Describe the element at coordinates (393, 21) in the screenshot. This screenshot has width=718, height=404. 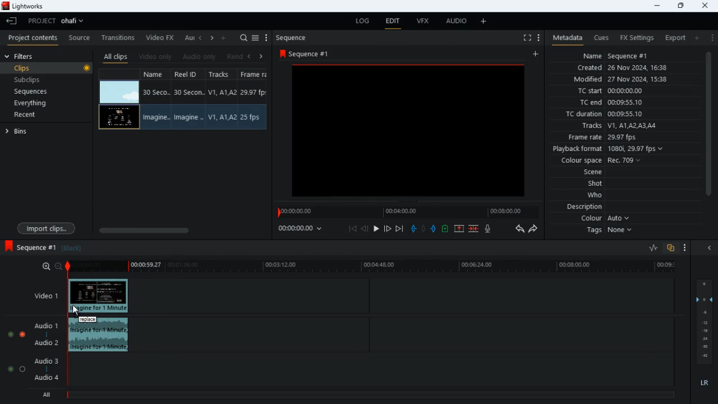
I see `edit` at that location.